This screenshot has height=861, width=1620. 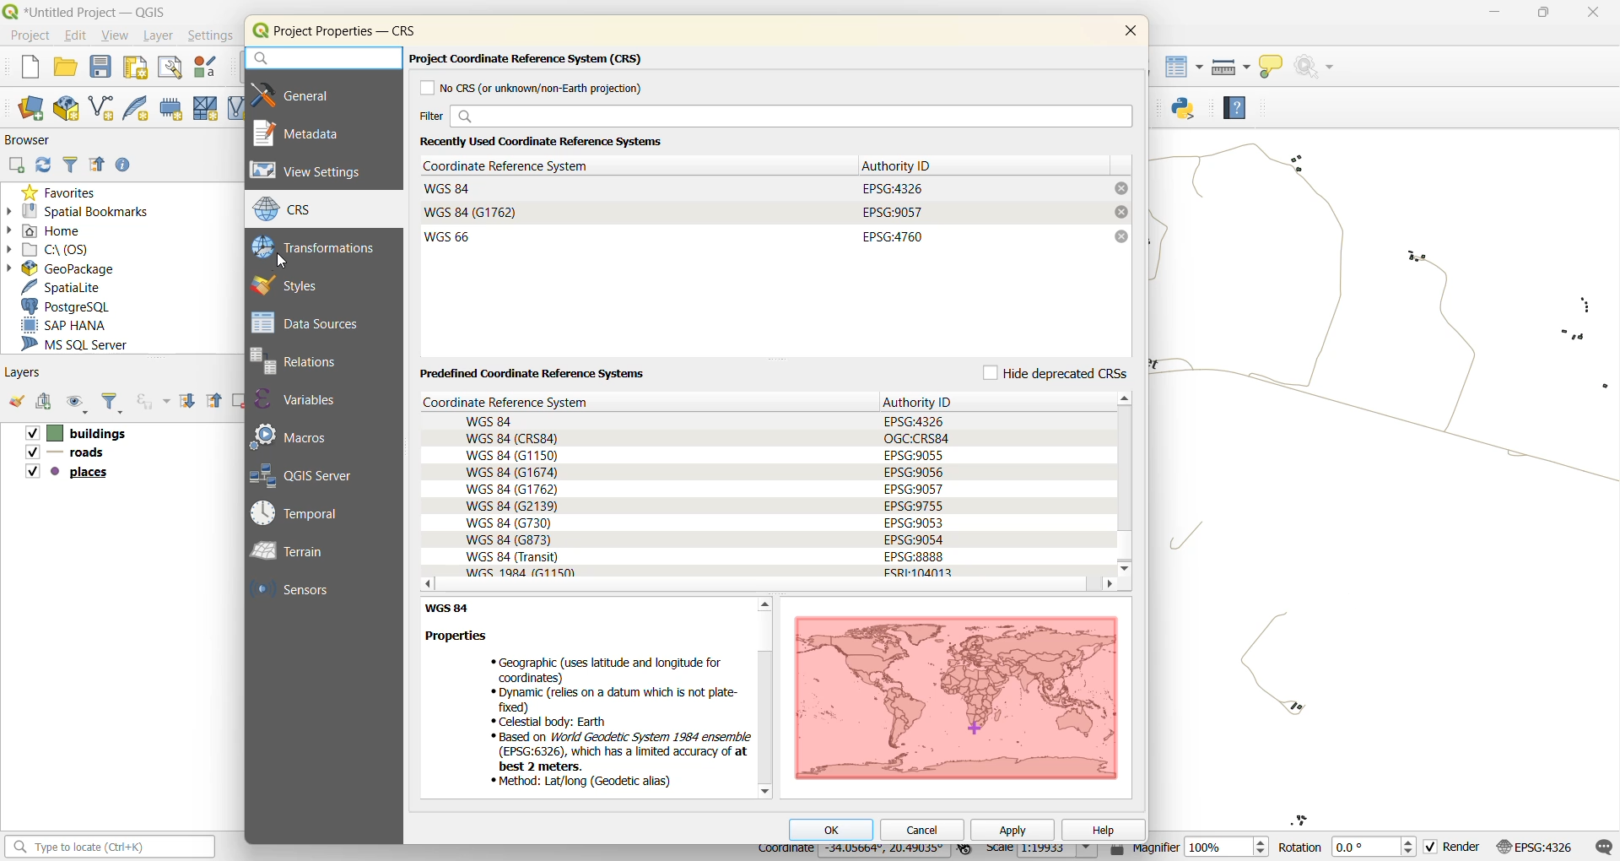 What do you see at coordinates (41, 165) in the screenshot?
I see `refresh` at bounding box center [41, 165].